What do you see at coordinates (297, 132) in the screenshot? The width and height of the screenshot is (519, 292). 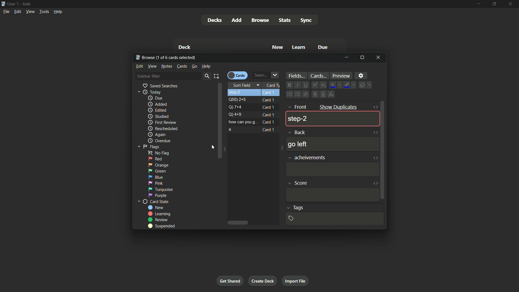 I see `back` at bounding box center [297, 132].